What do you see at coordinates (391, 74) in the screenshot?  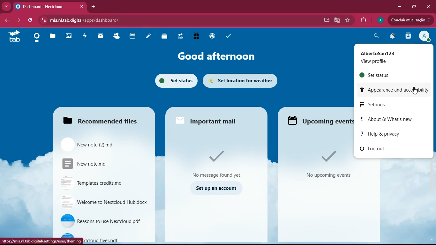 I see `set status` at bounding box center [391, 74].